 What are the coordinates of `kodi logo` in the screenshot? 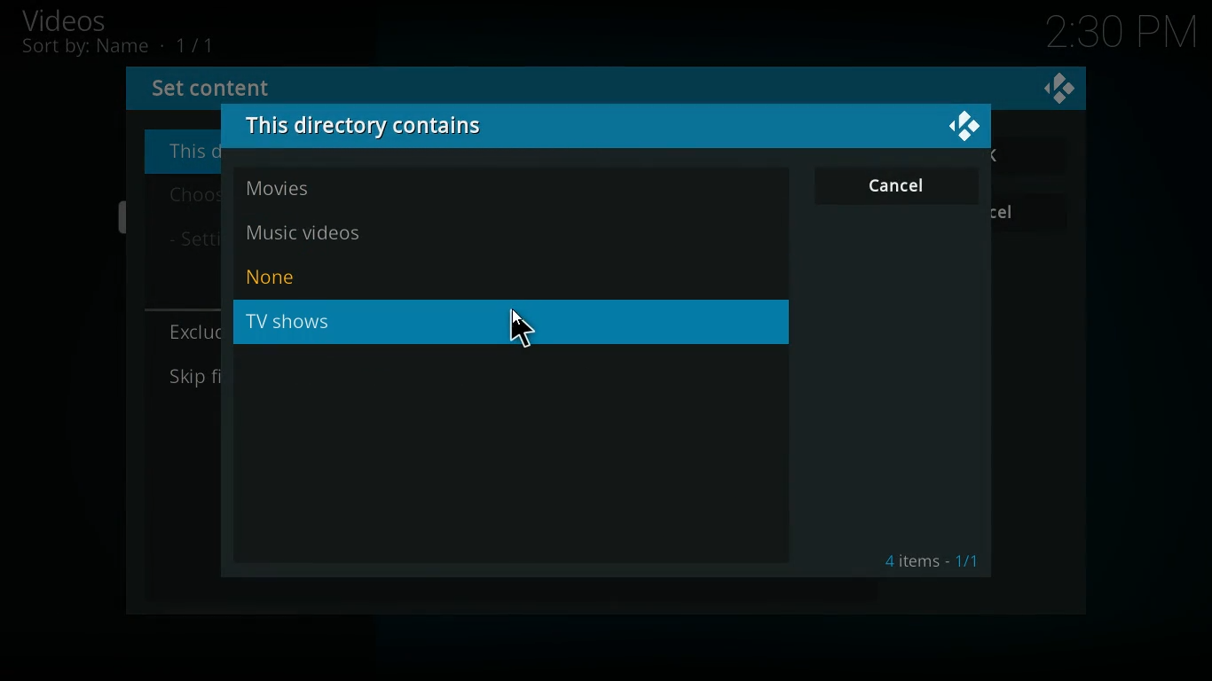 It's located at (1059, 89).